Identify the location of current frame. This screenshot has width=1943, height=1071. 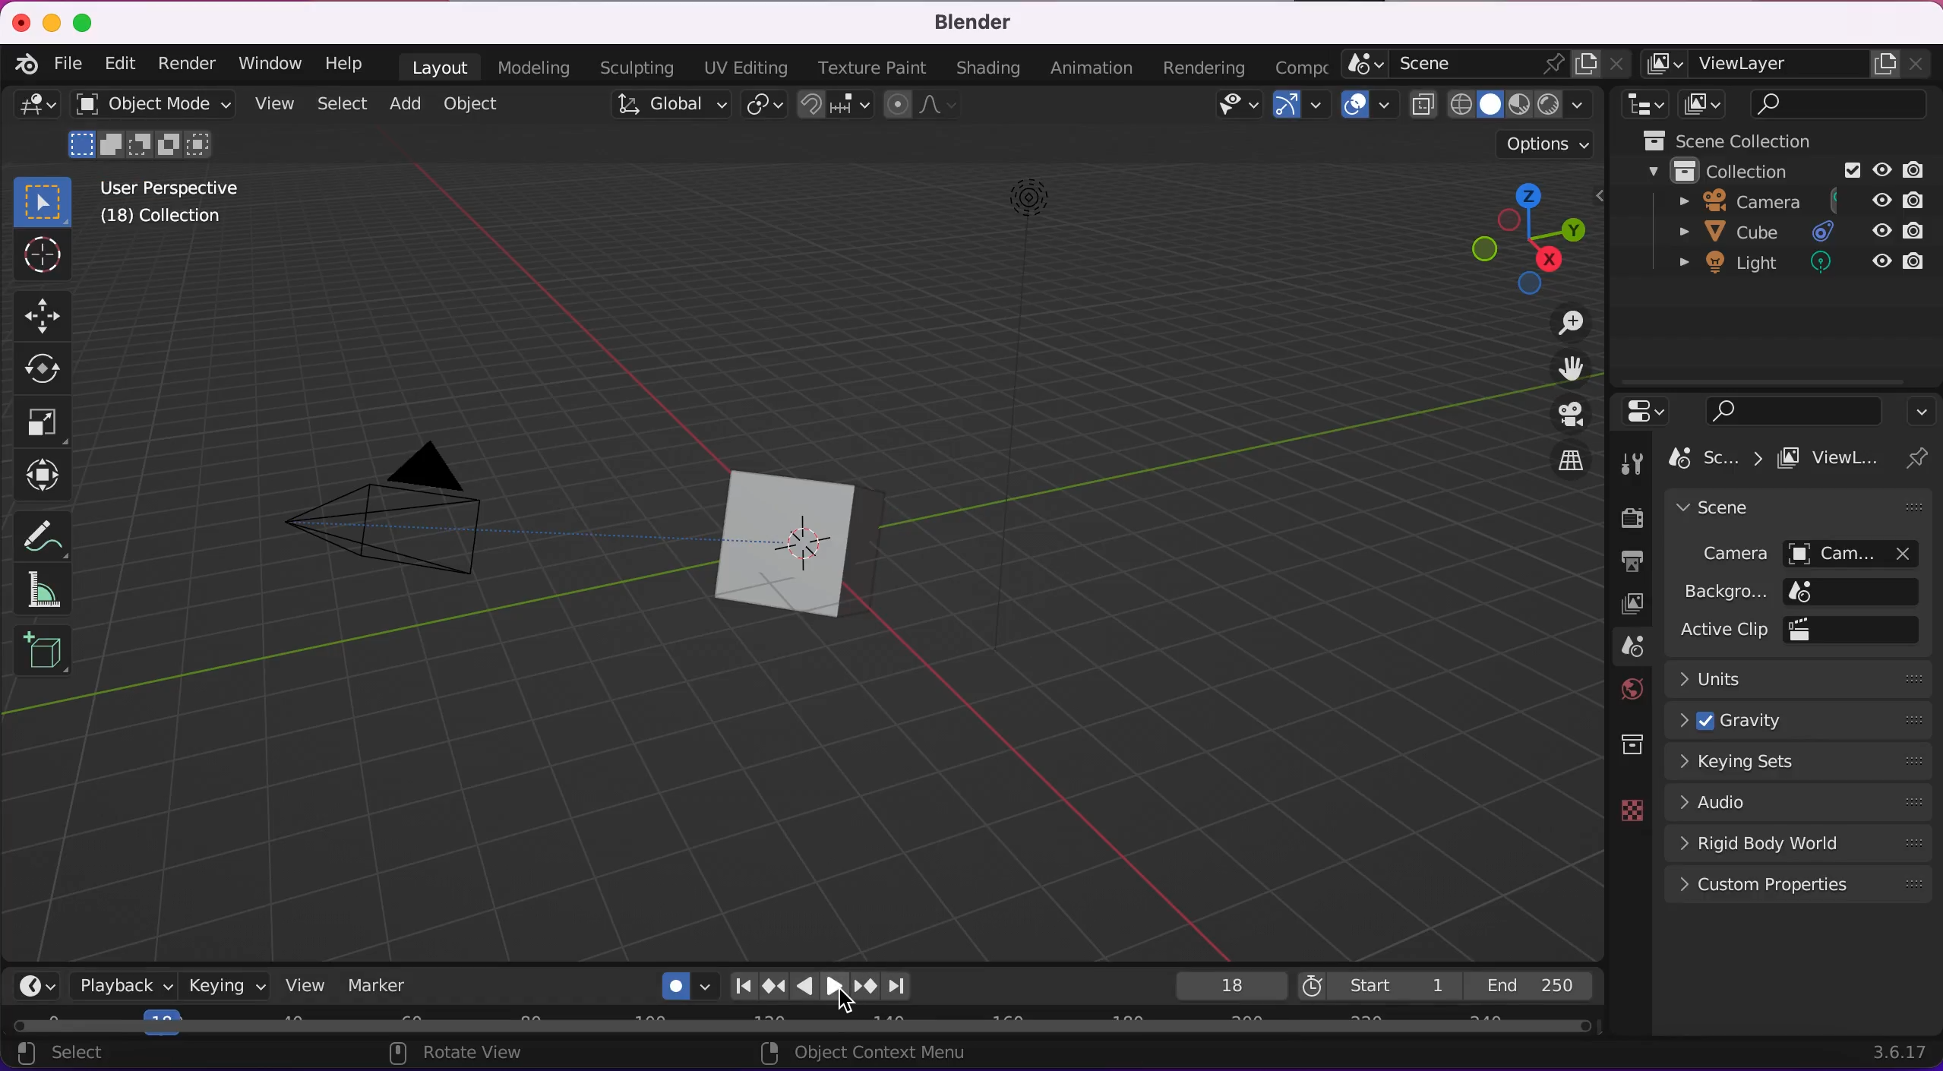
(1231, 984).